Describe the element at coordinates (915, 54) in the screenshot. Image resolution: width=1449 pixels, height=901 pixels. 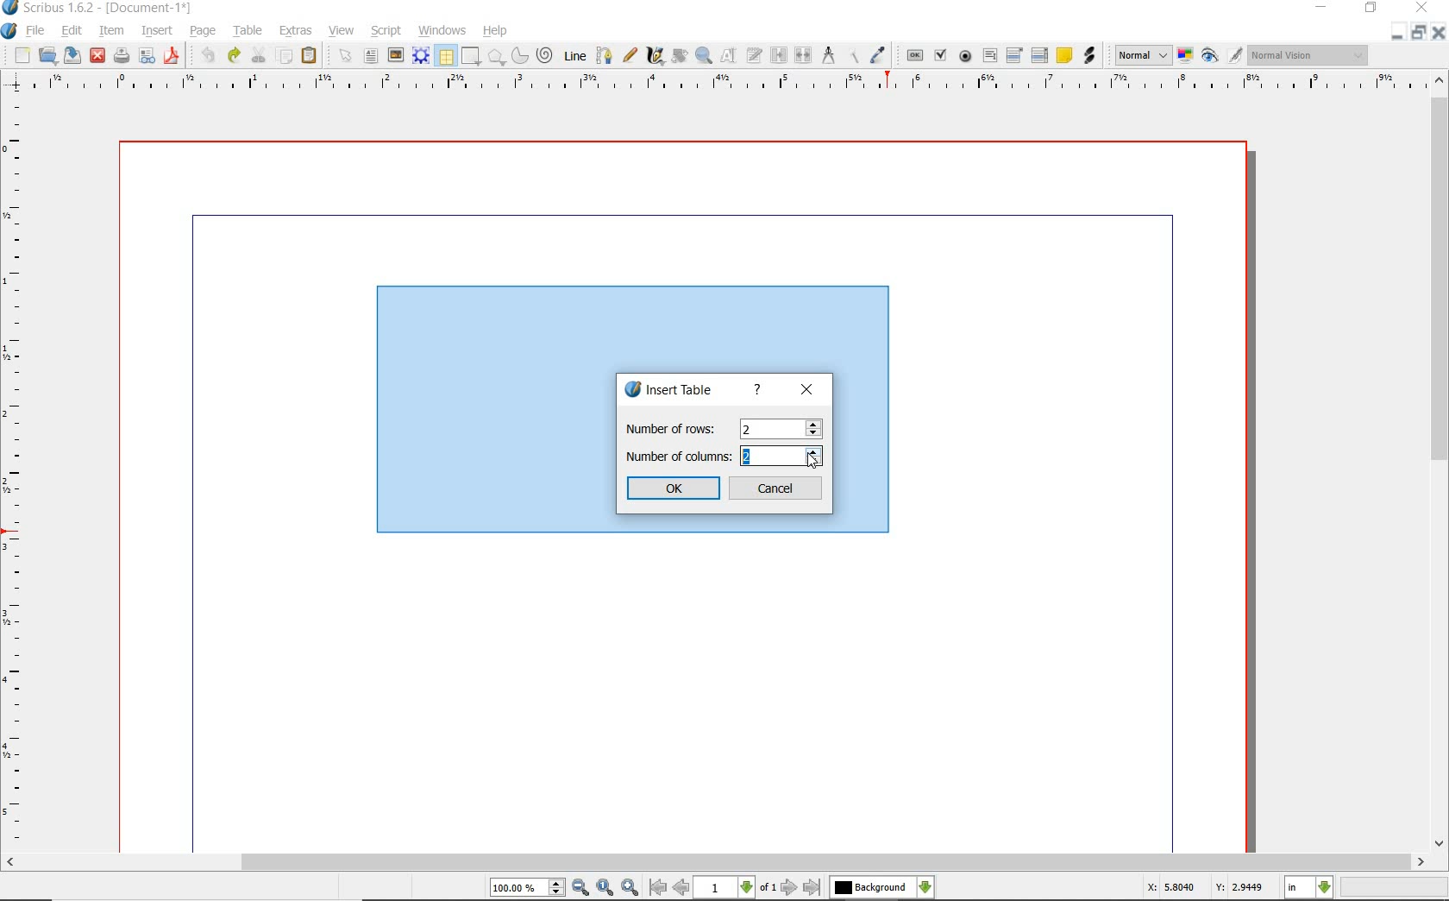
I see `pdf push button` at that location.